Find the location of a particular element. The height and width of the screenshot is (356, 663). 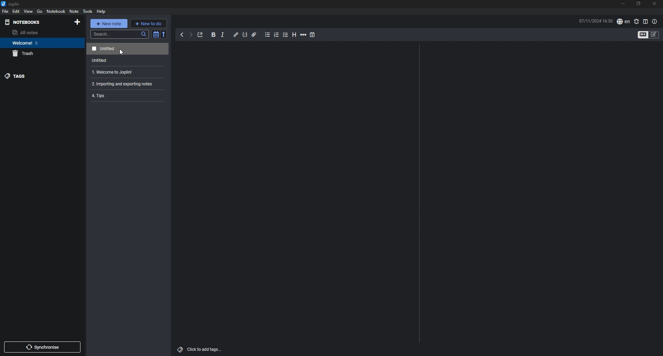

spell check is located at coordinates (623, 22).